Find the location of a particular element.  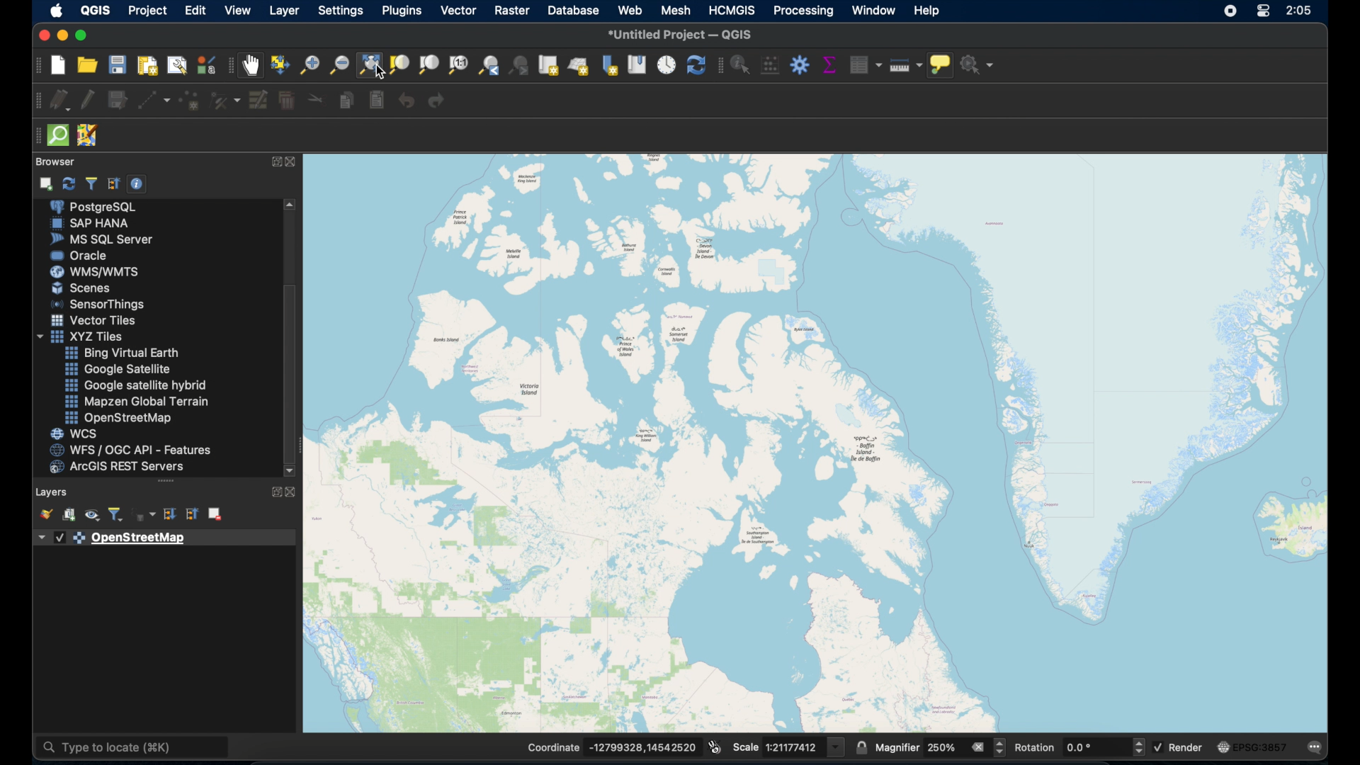

open attribute table is located at coordinates (868, 64).